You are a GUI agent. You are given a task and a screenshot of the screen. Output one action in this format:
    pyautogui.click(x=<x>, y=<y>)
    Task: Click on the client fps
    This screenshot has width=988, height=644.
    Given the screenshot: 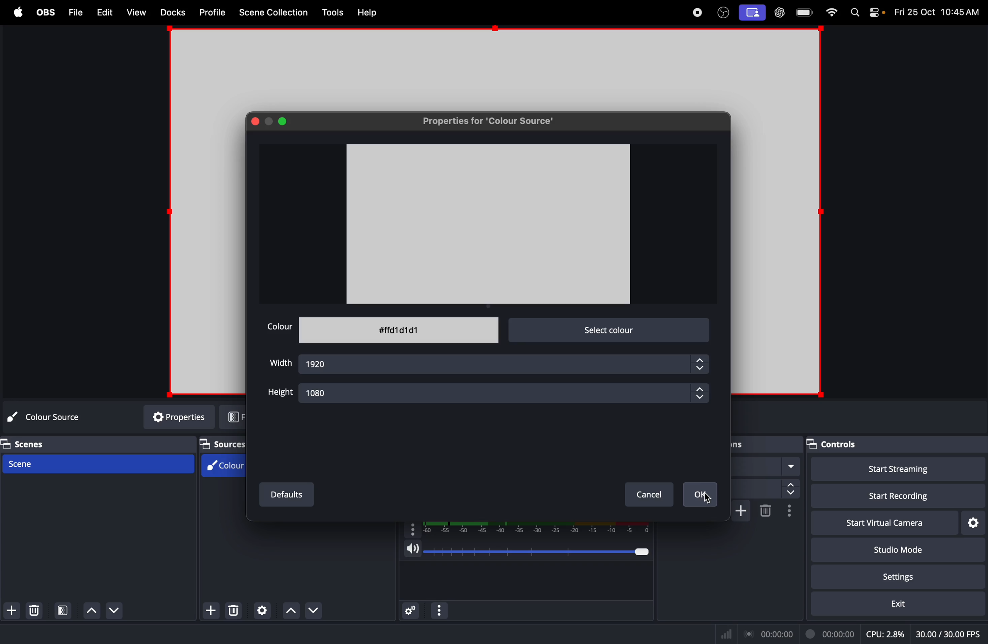 What is the action you would take?
    pyautogui.click(x=946, y=631)
    